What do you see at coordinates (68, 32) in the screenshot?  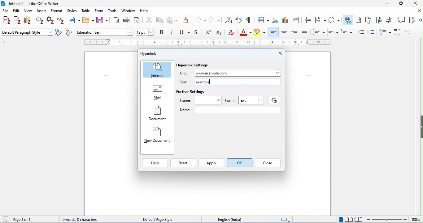 I see `new style from selection` at bounding box center [68, 32].